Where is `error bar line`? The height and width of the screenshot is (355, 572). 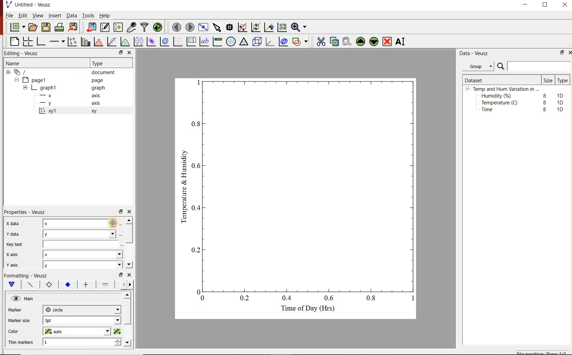
error bar line is located at coordinates (86, 284).